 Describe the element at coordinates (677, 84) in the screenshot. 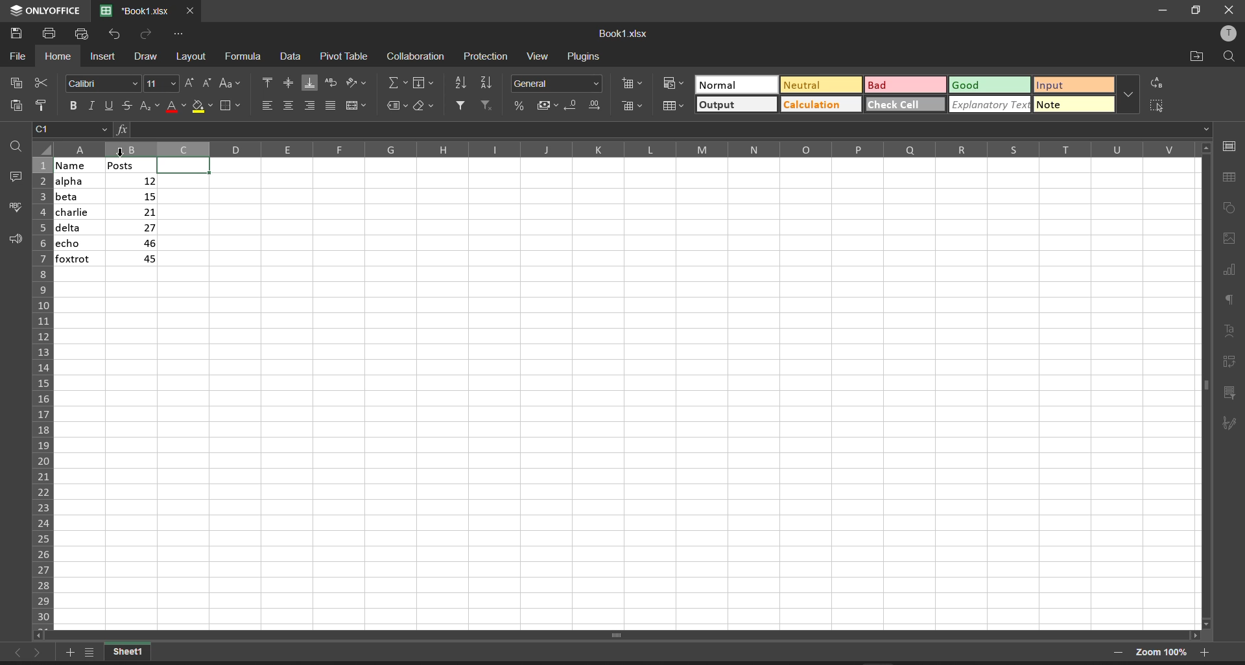

I see `conditional format` at that location.